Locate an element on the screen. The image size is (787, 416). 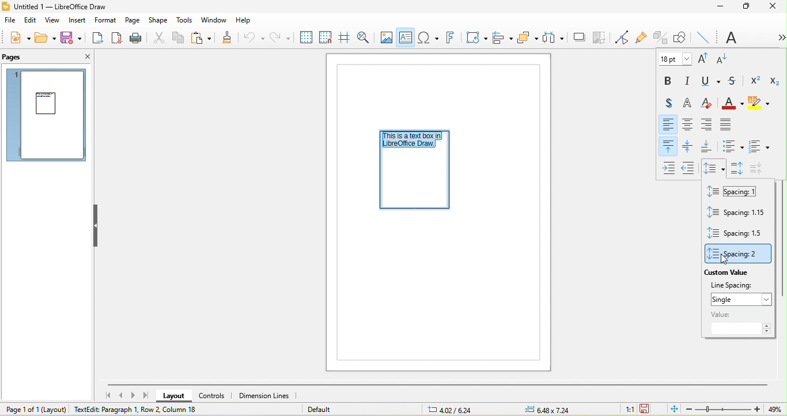
0.00x0.00 is located at coordinates (554, 410).